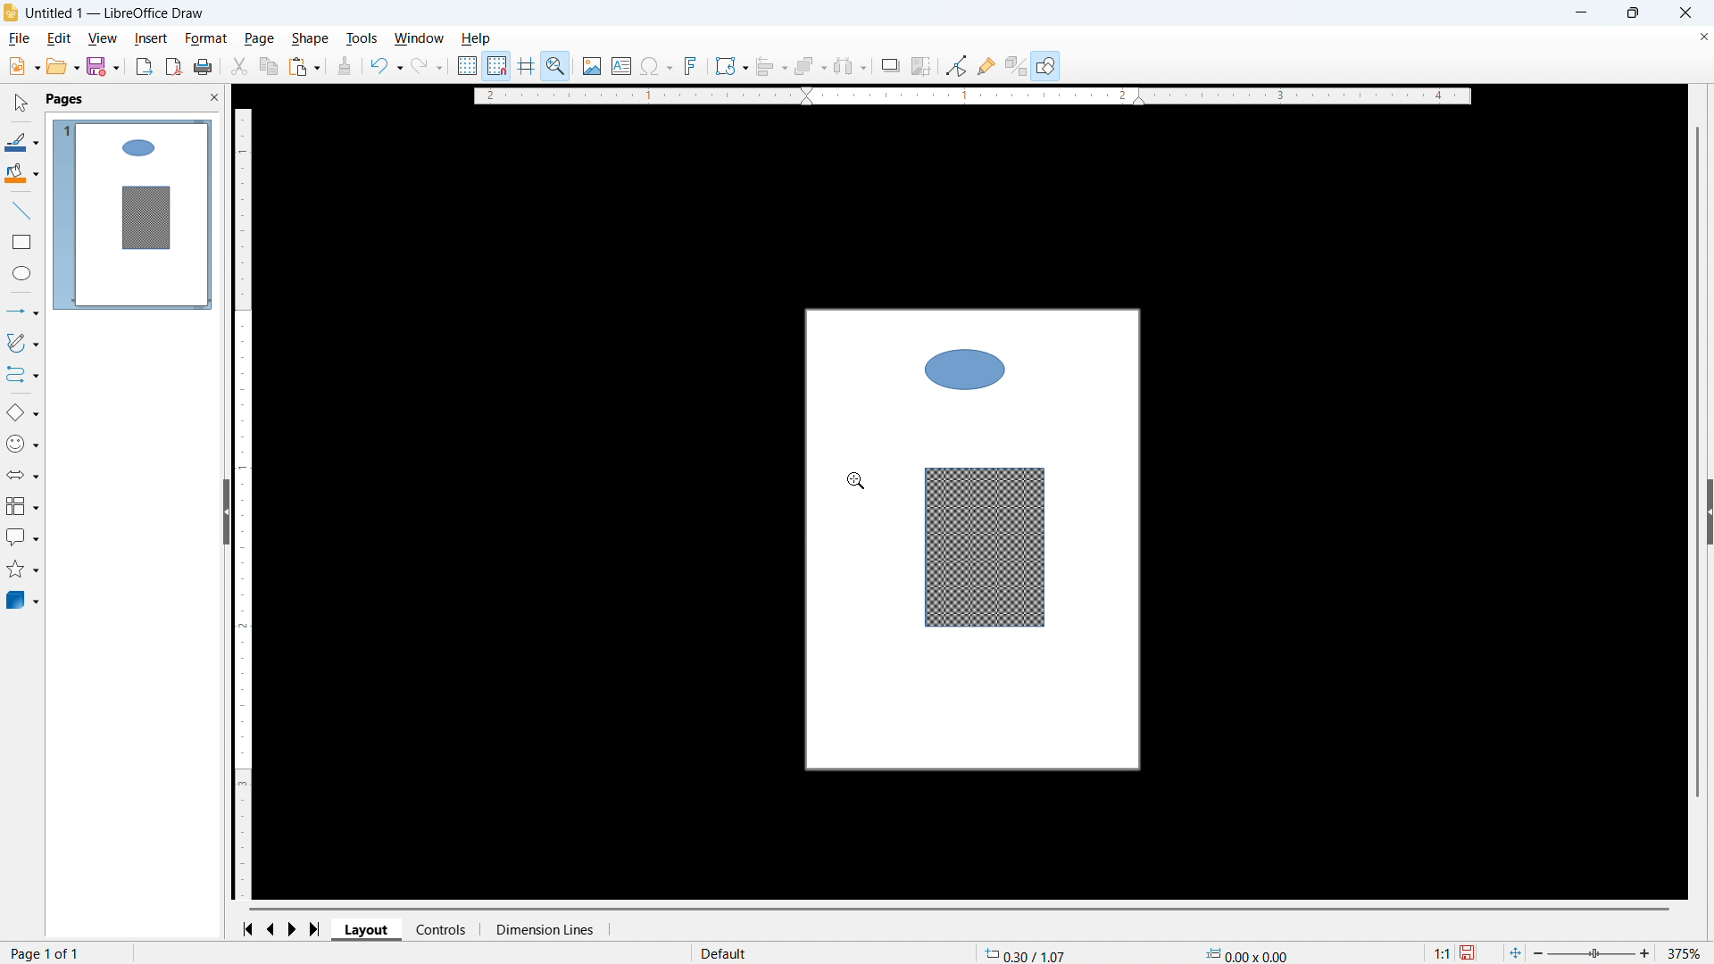 This screenshot has height=964, width=1714. Describe the element at coordinates (21, 273) in the screenshot. I see `Ellipse ` at that location.